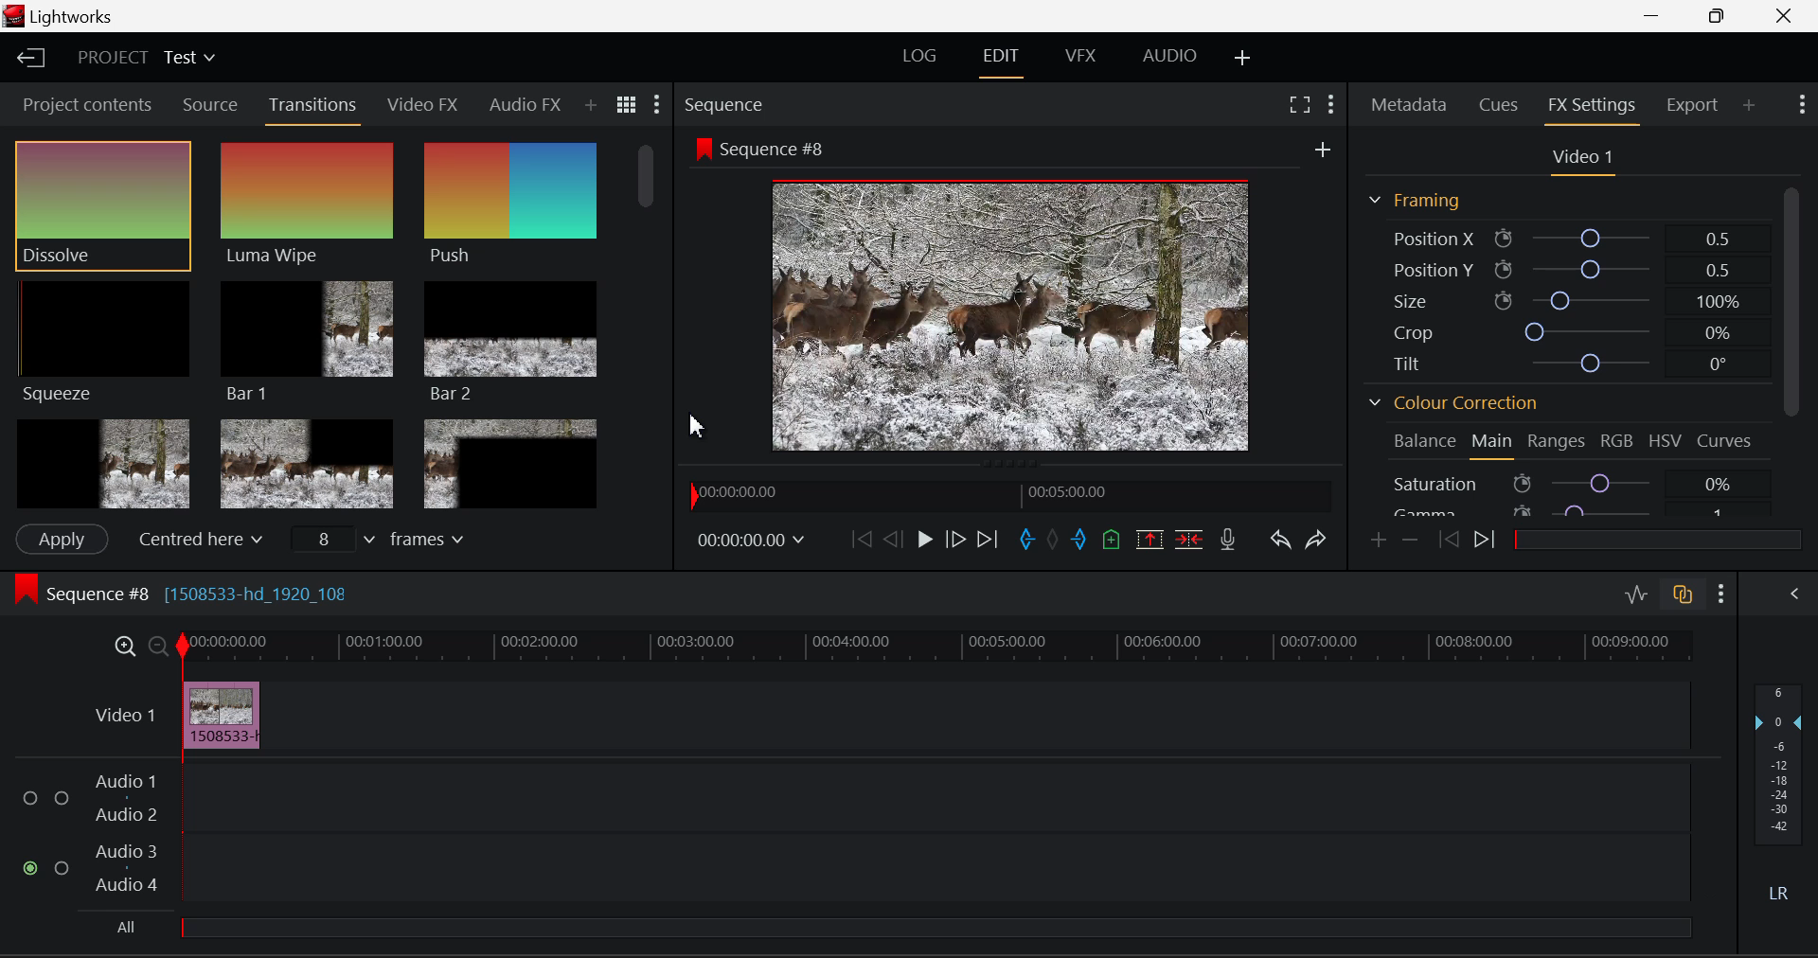  I want to click on RGB, so click(1619, 442).